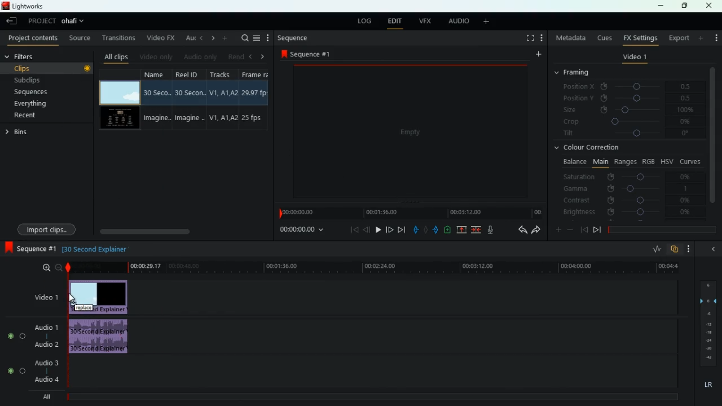  Describe the element at coordinates (571, 38) in the screenshot. I see `metadata` at that location.